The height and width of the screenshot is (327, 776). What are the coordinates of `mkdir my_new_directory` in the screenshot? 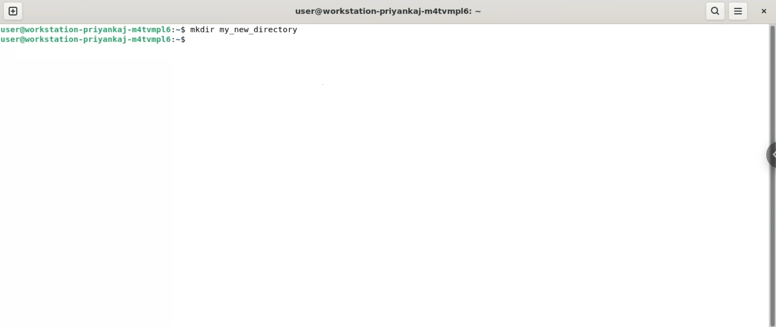 It's located at (248, 29).